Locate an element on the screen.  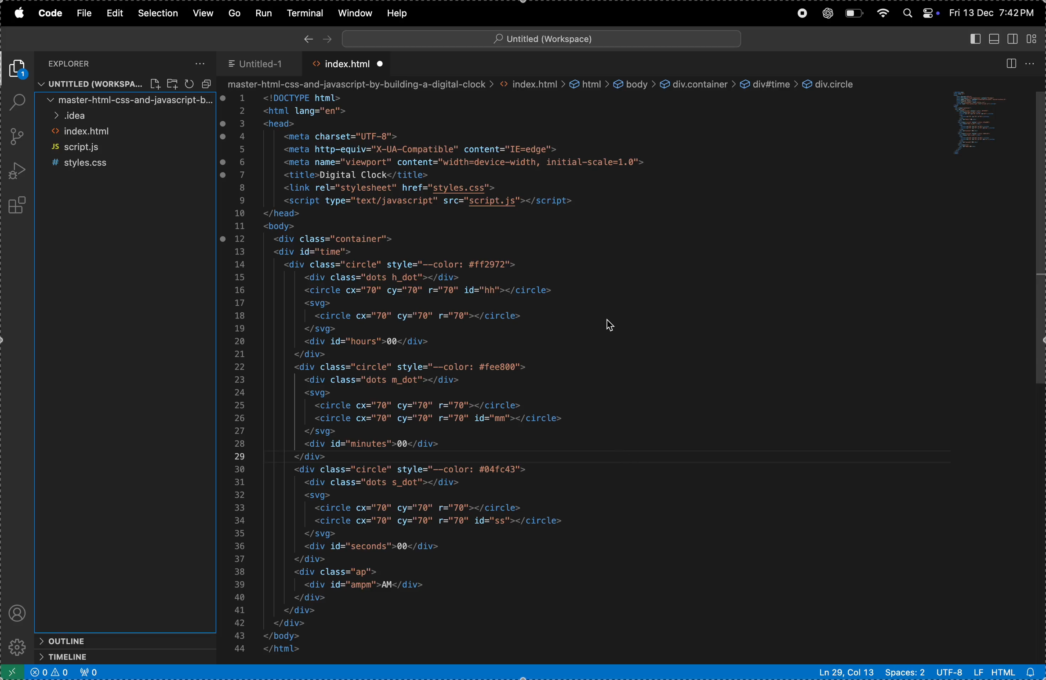
<:DULITYFE Nntml>
<html lang="en">
<head>
<meta charset="UTF-8">
<meta http-equiv="X-UA-Compatible" content="IE=edge">
<meta name="viewport" content="width=device-width, initial-scale=1.0">
<title>Digital Clock</title>
<link rel="stylesheet" href="styles.css">
<script type="text/javascript" src="script.js"></script>
</head>
<body>
<div class="container">
<div id="time">
<div class="circle" style="--color: #ff2972">
<div class="dots h_dot"></div>
<circle cx="70" cy="70" r="70" id="hh"></circle>
<svg>
<circle cx="70" cy="70" r="70"></circle>
</svg> IN
<div id="hours">00</div>
</div>
<div class="circle" style="--color: #fee800">
<div class="dots m_dot"></div>
<svg>
<circle cx="70" cy="70" r="70"></circle>
<circle cx="70" cy="70" r="70" id="mm"></circle>
</svg>
<div id="minutes">00</div>
</div>
<div class="circle" style="--color: #04fc43">
<div class="dots s_dot"></div>
<svg>
<circle cx="70" cy="70" r="70"></circle>
<circle cx="70" cy="70" r="70" id="ss"></circle>
</svg>
<div id="seconds">00</div>
</div>
<div class="ap">
<div id="ampm">AM</div>
</div>
</div>
</div>
</body>
</html> is located at coordinates (485, 376).